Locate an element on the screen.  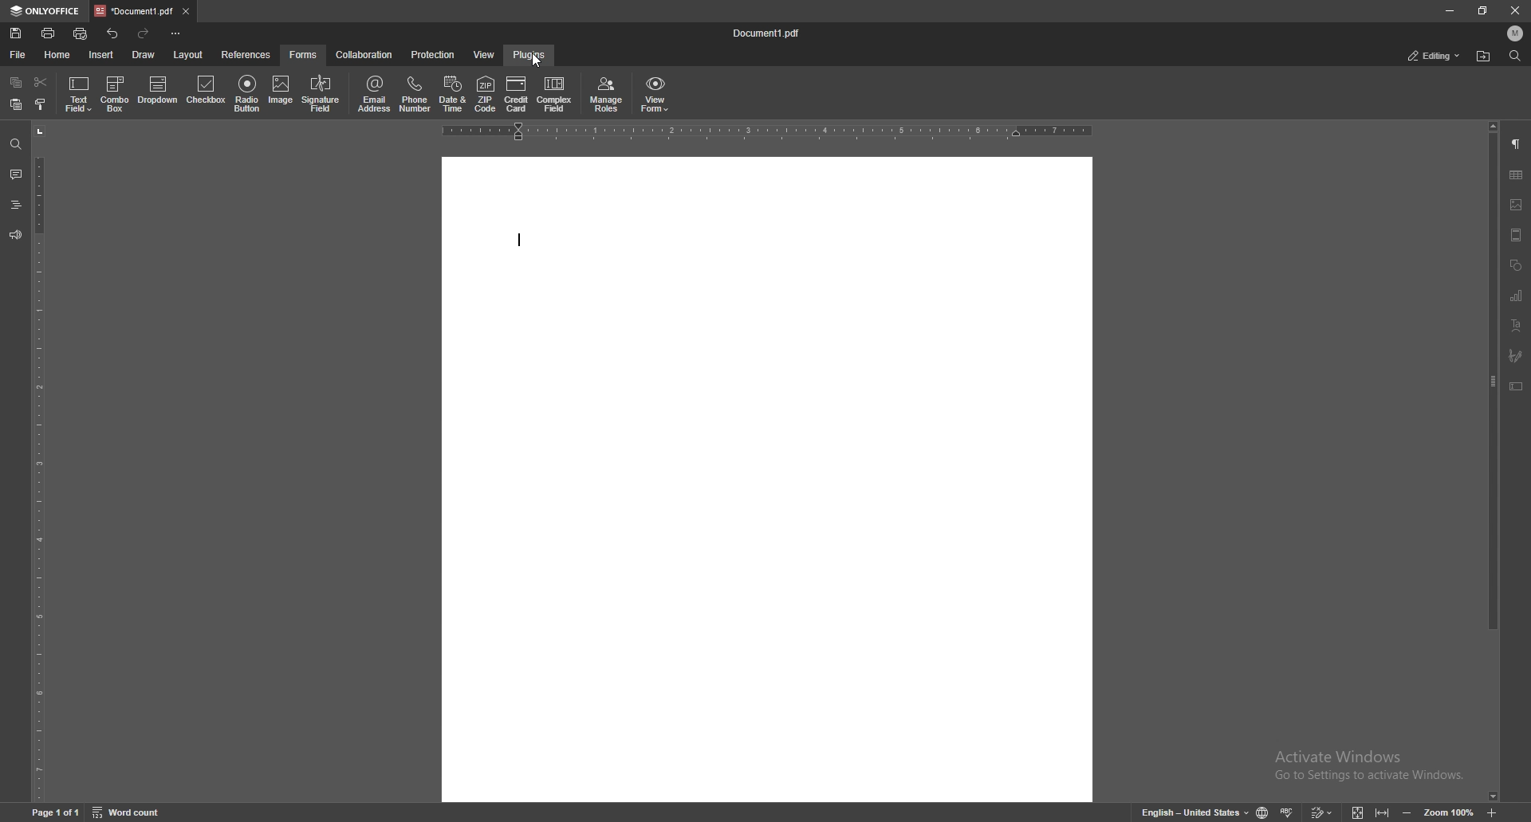
comment is located at coordinates (15, 174).